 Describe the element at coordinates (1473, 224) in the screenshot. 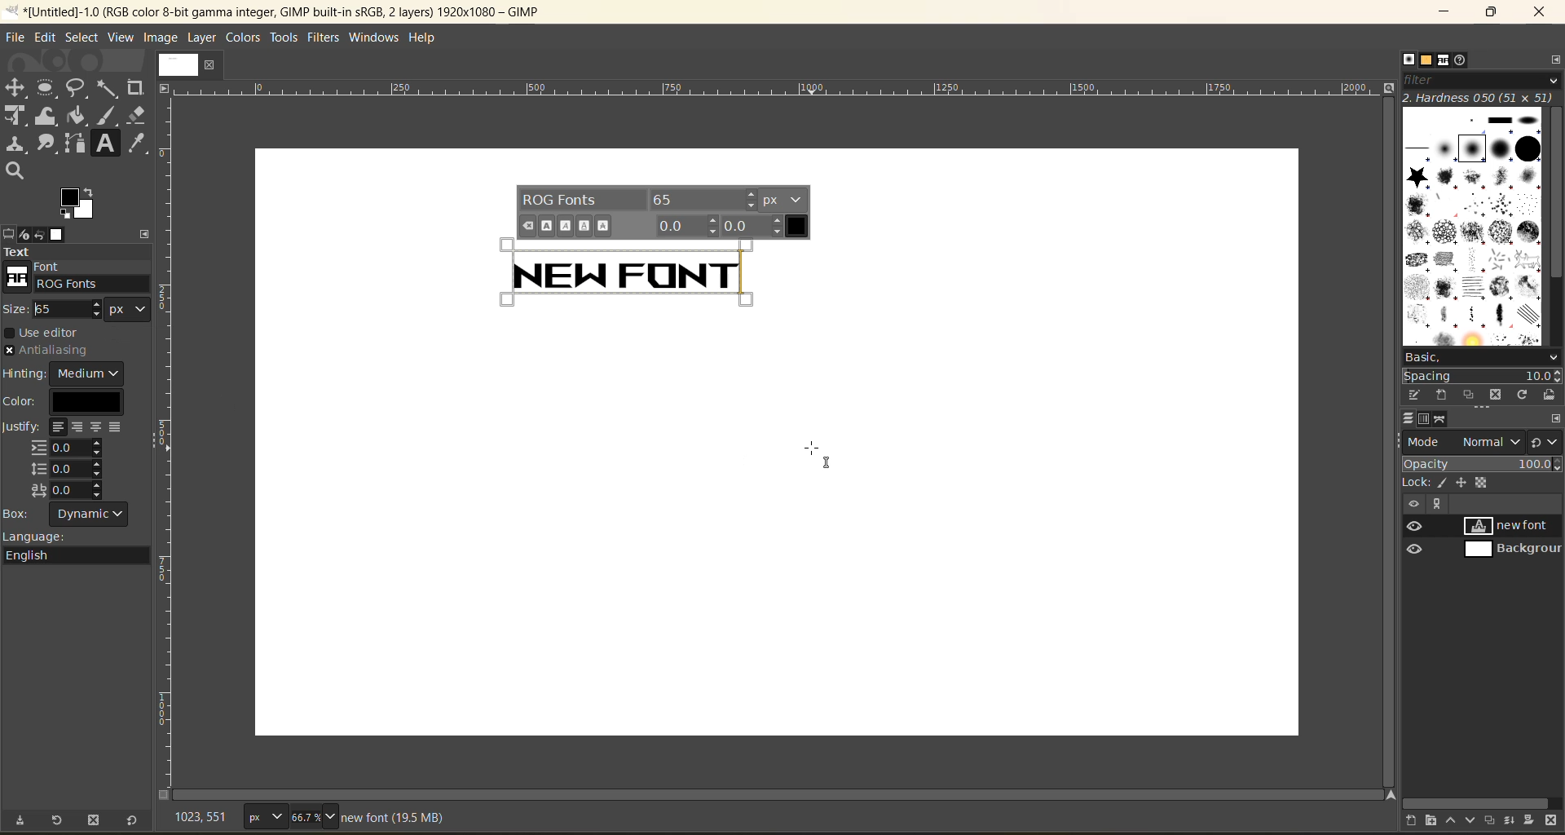

I see `options` at that location.